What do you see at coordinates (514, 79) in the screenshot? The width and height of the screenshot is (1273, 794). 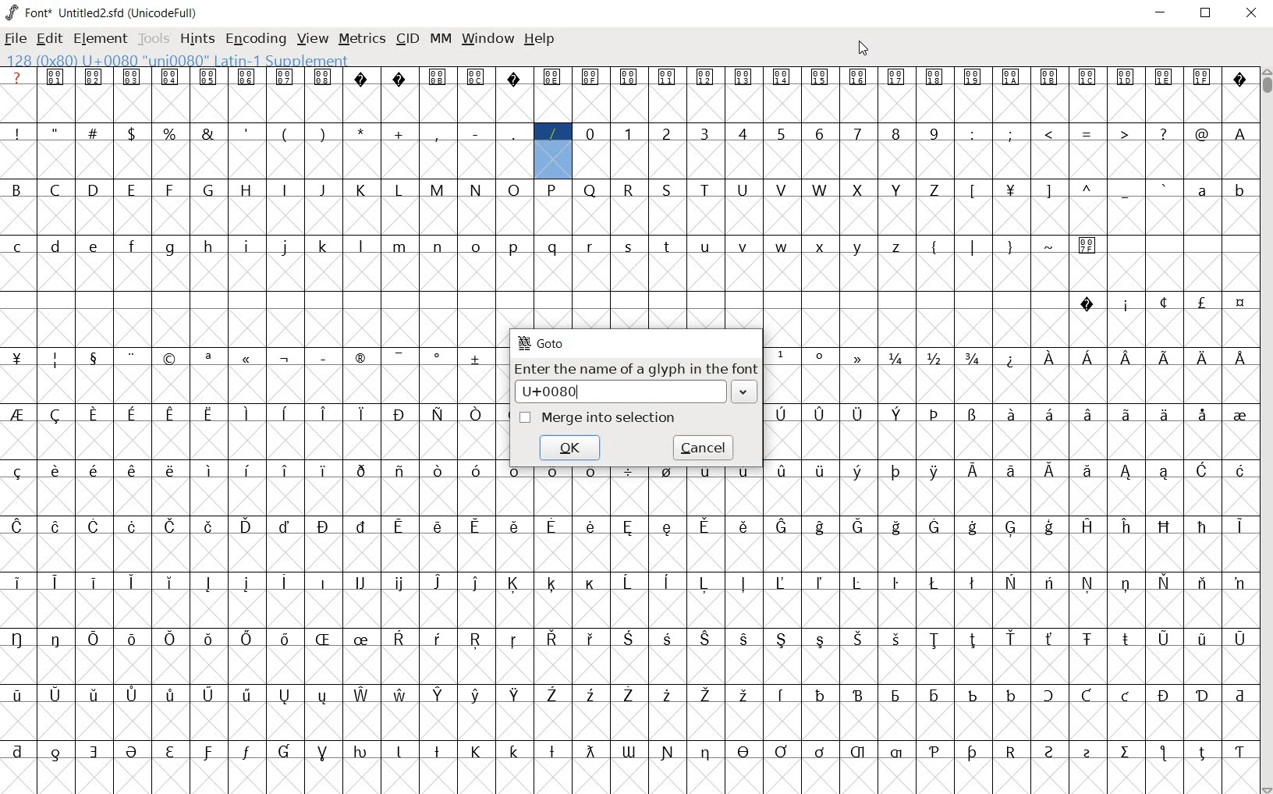 I see `glyph` at bounding box center [514, 79].